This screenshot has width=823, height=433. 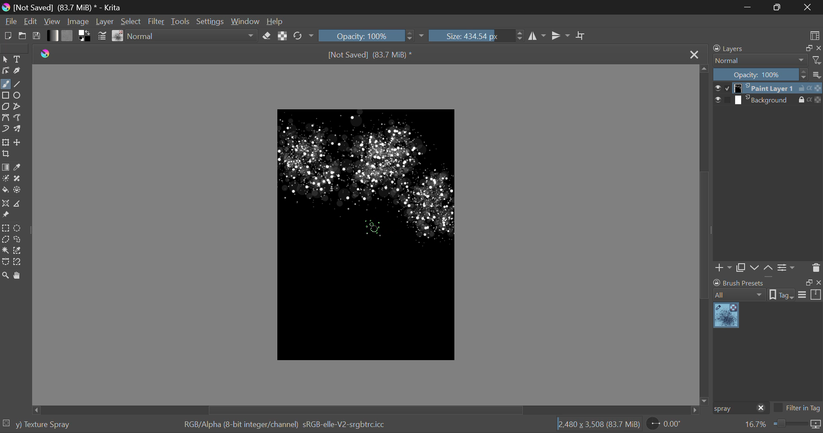 What do you see at coordinates (19, 58) in the screenshot?
I see `Text` at bounding box center [19, 58].